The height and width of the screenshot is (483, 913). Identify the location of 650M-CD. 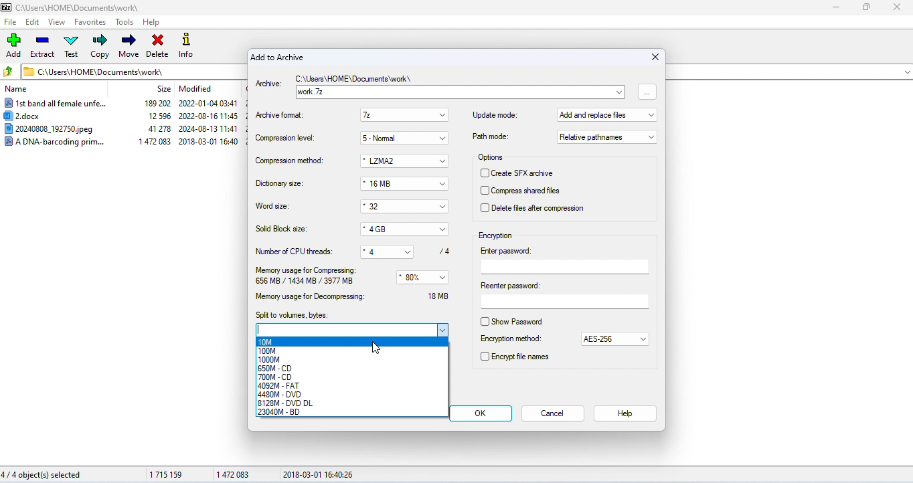
(275, 368).